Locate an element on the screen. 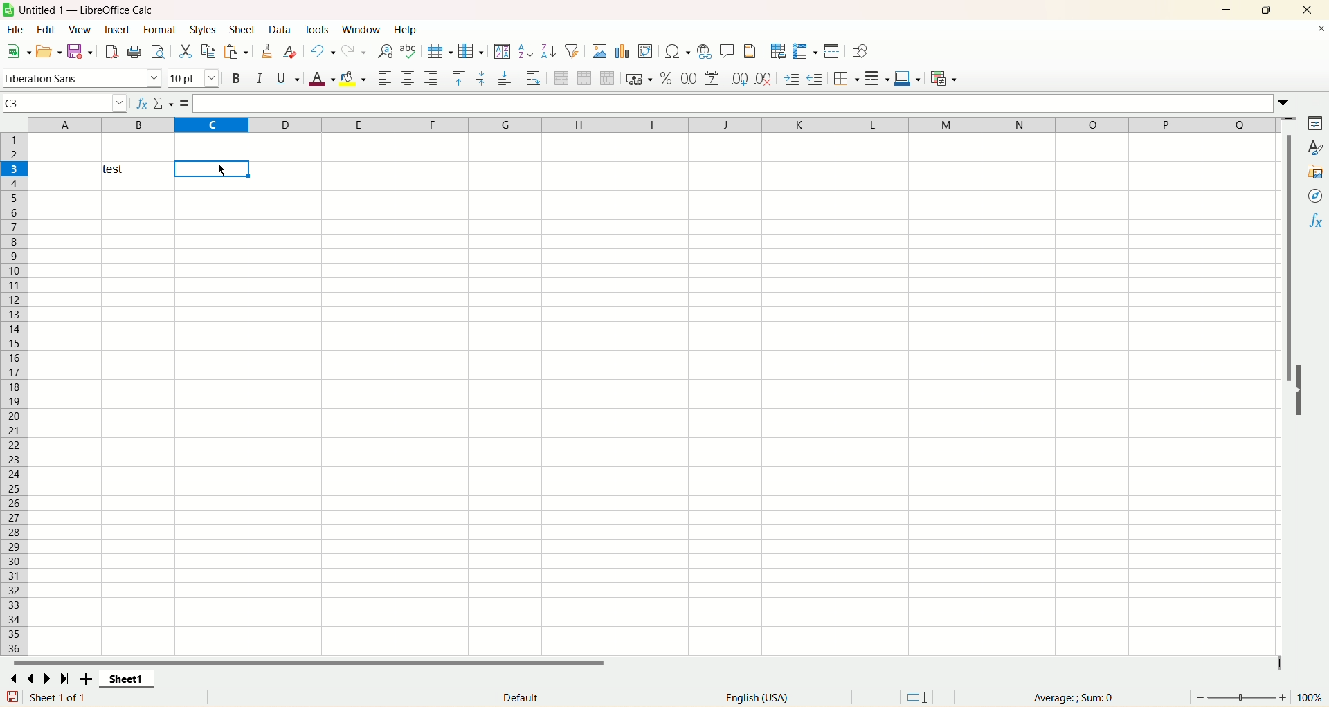  insert symbol is located at coordinates (676, 52).